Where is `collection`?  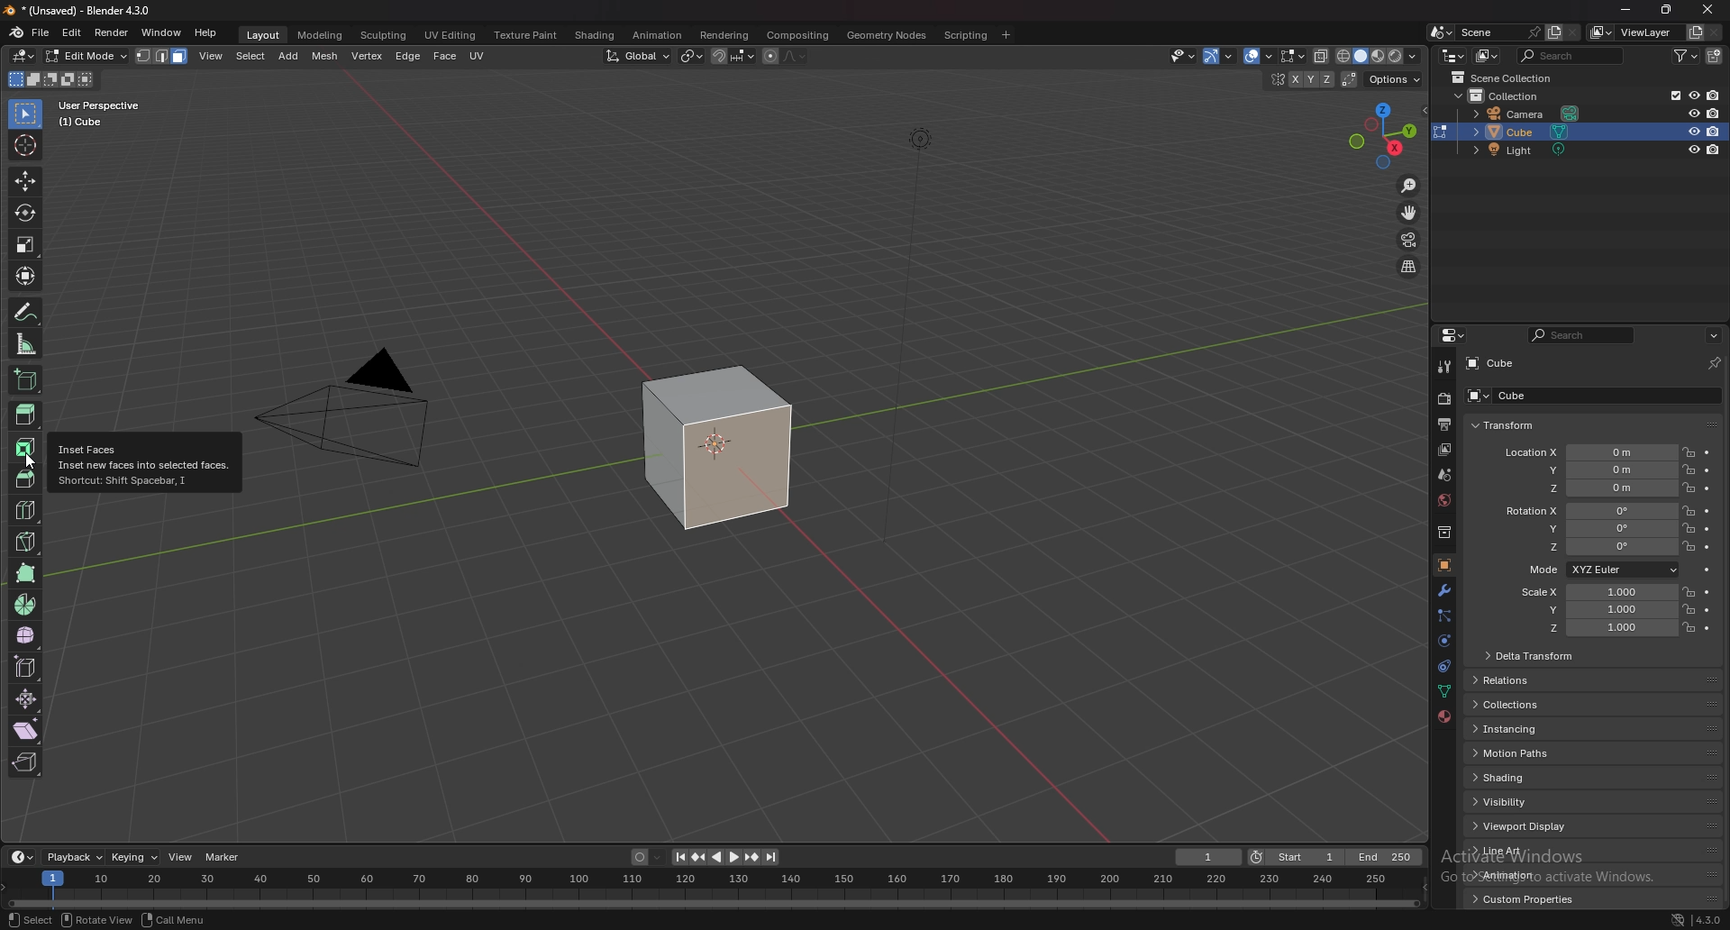 collection is located at coordinates (1443, 533).